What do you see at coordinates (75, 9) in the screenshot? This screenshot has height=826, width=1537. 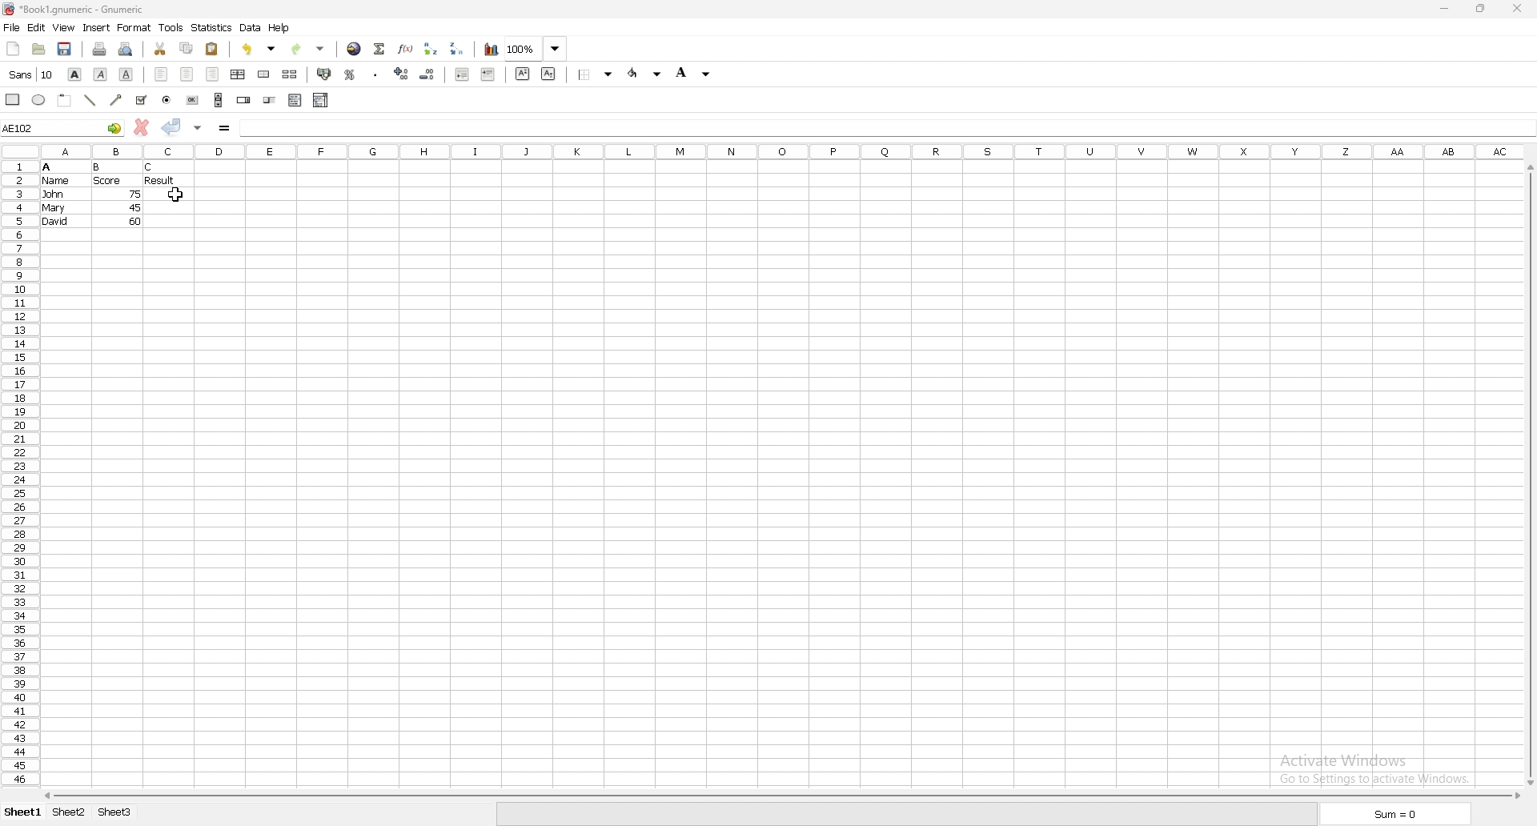 I see `file name` at bounding box center [75, 9].